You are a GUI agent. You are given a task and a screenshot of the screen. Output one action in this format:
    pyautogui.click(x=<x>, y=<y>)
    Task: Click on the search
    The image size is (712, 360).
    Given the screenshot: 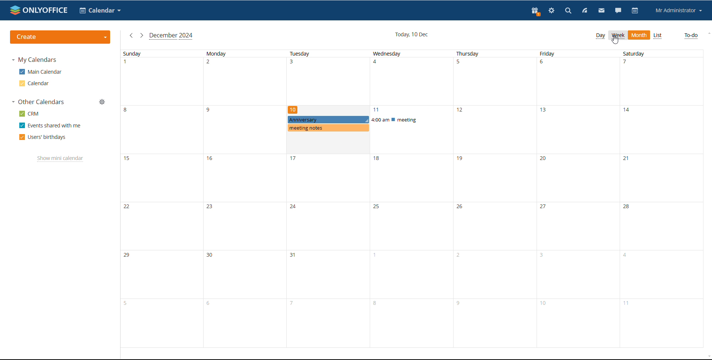 What is the action you would take?
    pyautogui.click(x=567, y=11)
    